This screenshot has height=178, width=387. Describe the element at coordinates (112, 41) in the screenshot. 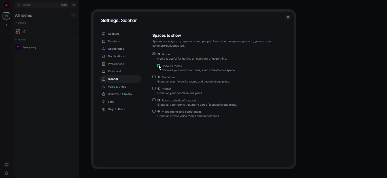

I see `sessions` at that location.